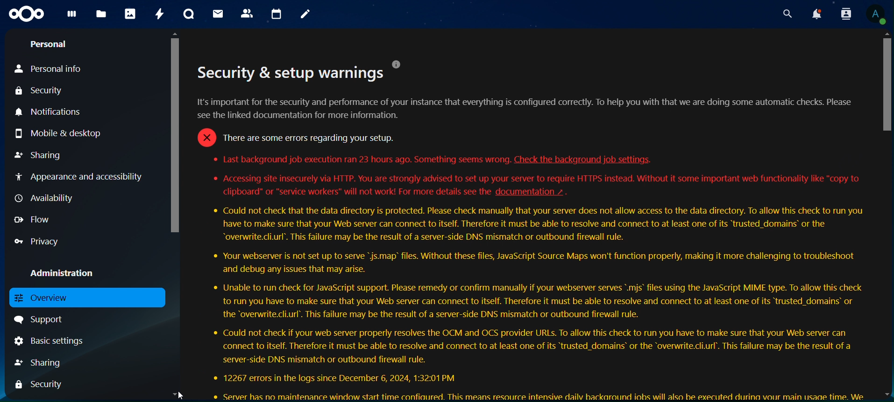 The image size is (894, 402). What do you see at coordinates (62, 112) in the screenshot?
I see `notifications` at bounding box center [62, 112].